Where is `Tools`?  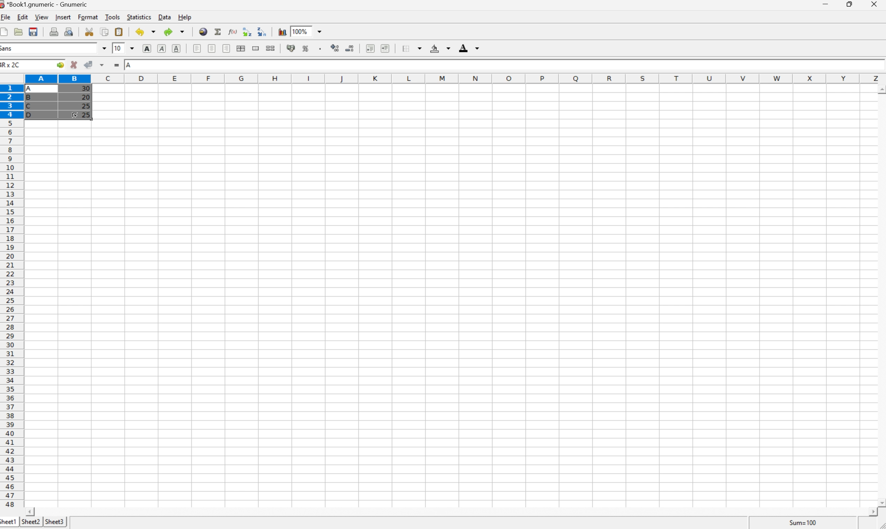
Tools is located at coordinates (112, 17).